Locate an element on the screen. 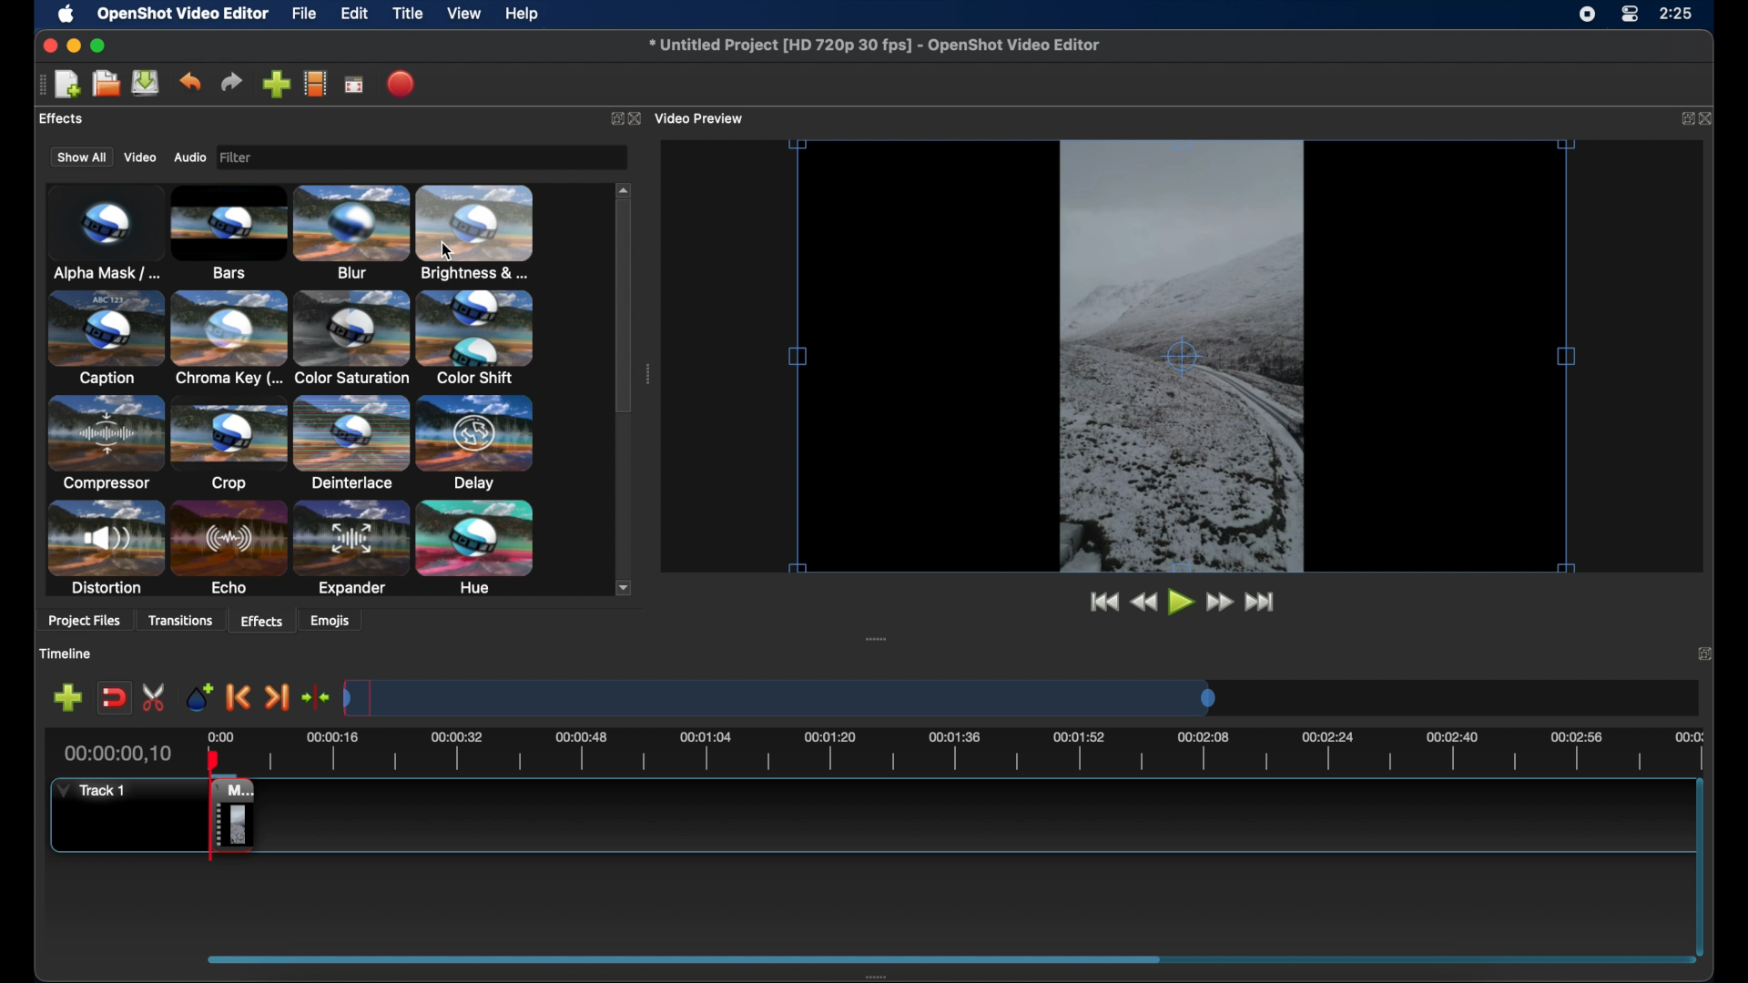 The height and width of the screenshot is (983, 1748). emojis is located at coordinates (332, 621).